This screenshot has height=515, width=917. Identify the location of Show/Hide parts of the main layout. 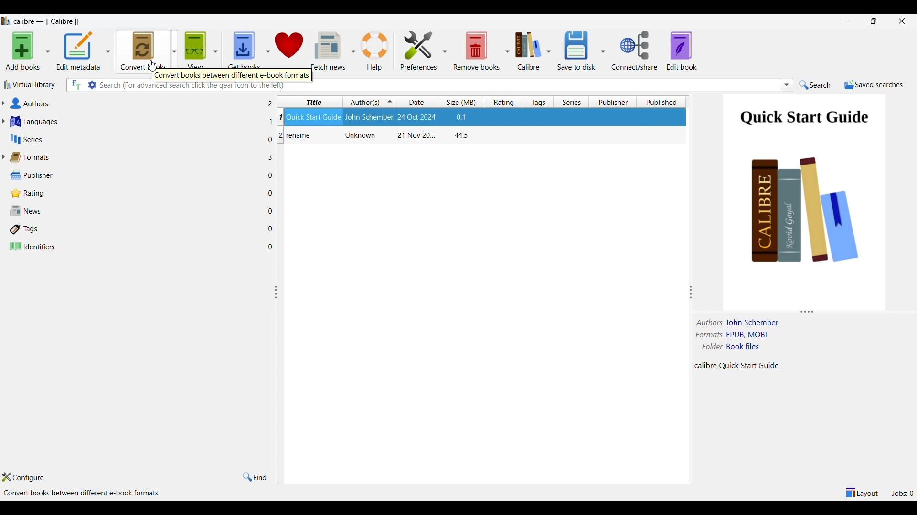
(863, 493).